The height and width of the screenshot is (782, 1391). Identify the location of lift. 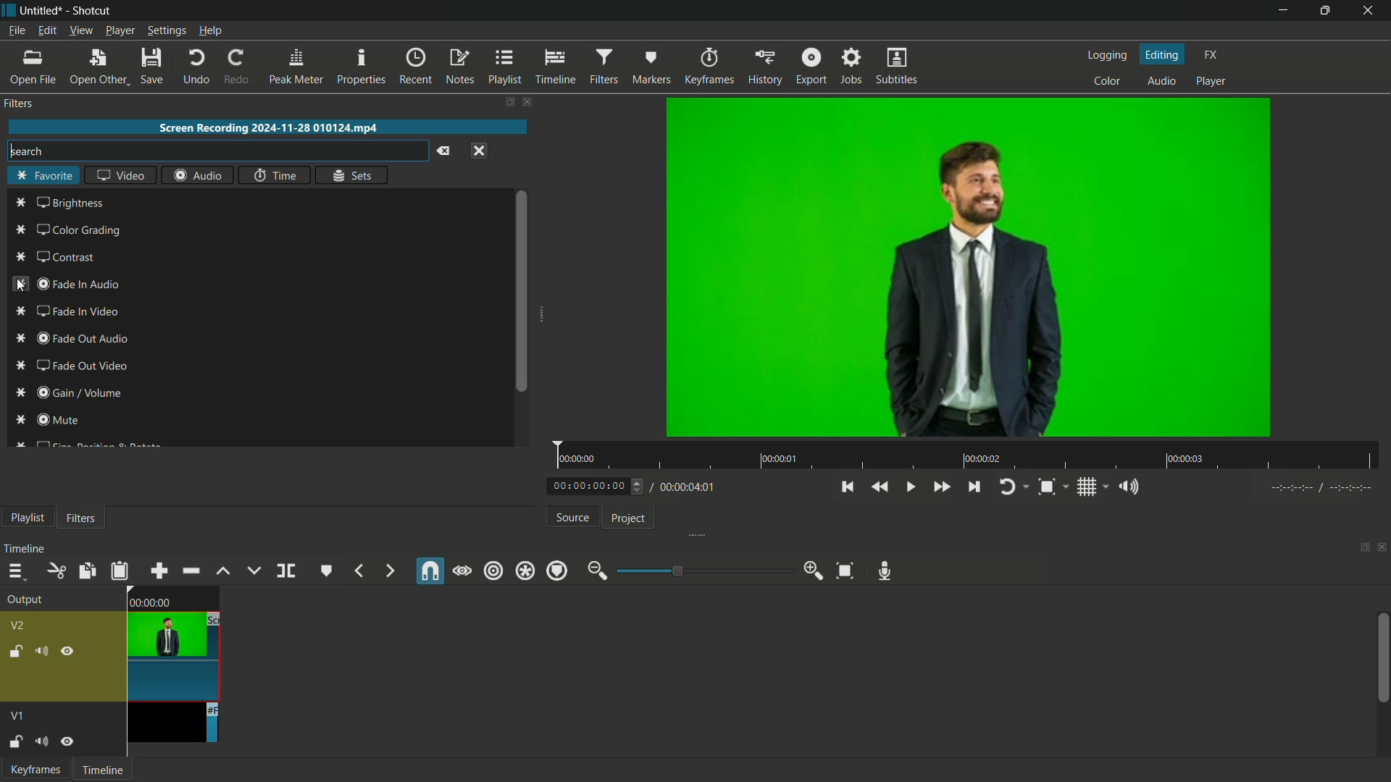
(225, 571).